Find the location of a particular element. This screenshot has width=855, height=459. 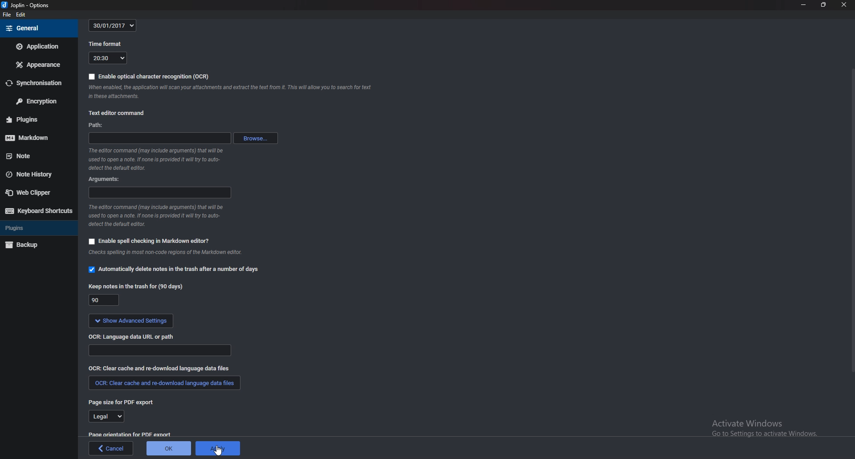

note is located at coordinates (30, 156).